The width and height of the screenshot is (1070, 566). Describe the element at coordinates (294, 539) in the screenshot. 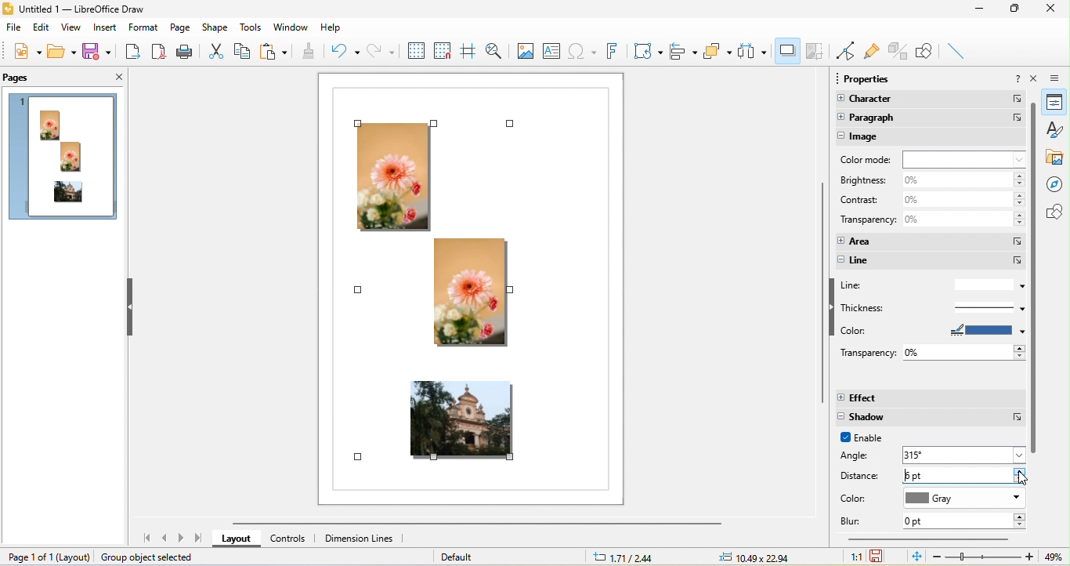

I see `controls` at that location.